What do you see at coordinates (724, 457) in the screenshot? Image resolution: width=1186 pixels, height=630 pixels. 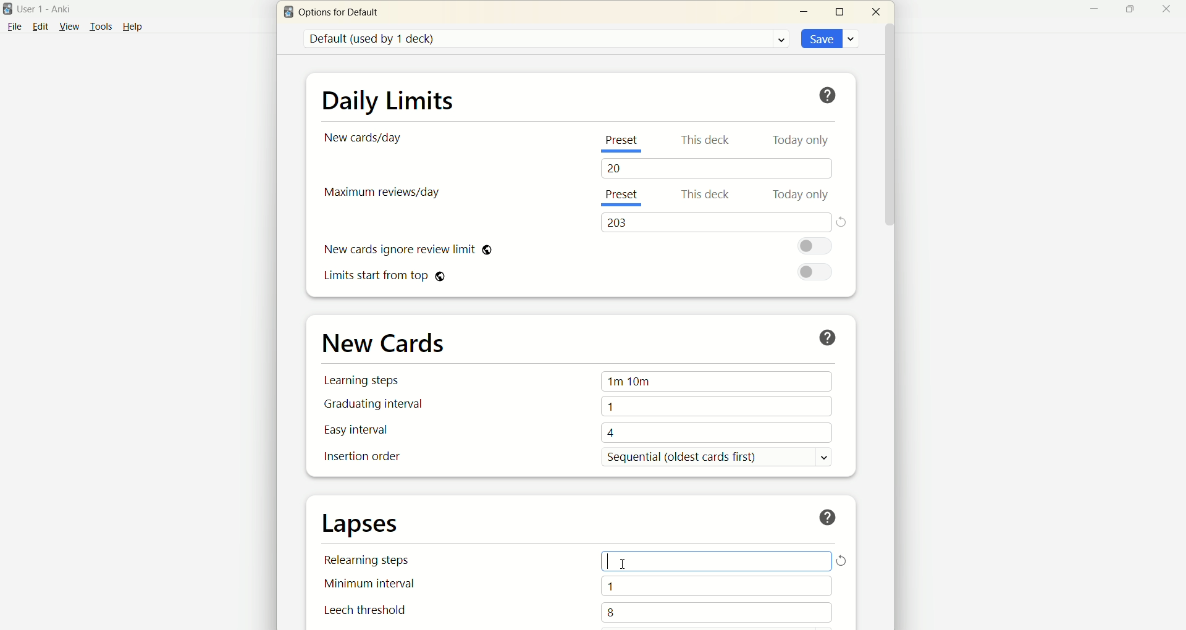 I see `sequential` at bounding box center [724, 457].